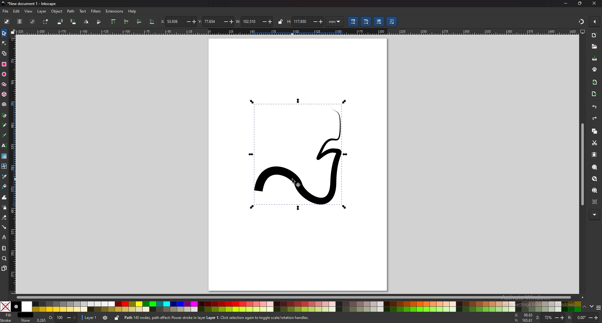 This screenshot has width=602, height=323. I want to click on height, so click(305, 21).